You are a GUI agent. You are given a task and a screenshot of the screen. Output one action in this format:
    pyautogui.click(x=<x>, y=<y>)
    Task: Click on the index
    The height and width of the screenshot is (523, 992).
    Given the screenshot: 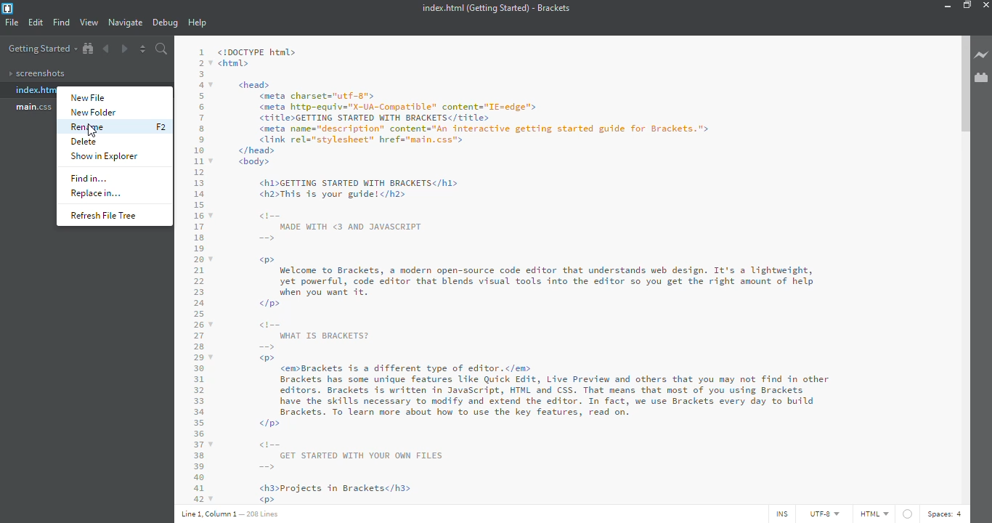 What is the action you would take?
    pyautogui.click(x=36, y=90)
    